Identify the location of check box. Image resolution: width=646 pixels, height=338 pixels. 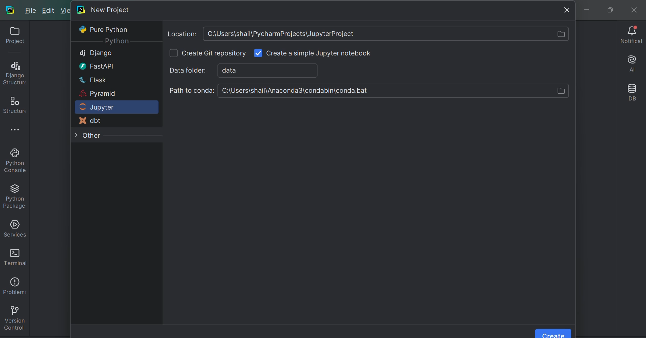
(258, 53).